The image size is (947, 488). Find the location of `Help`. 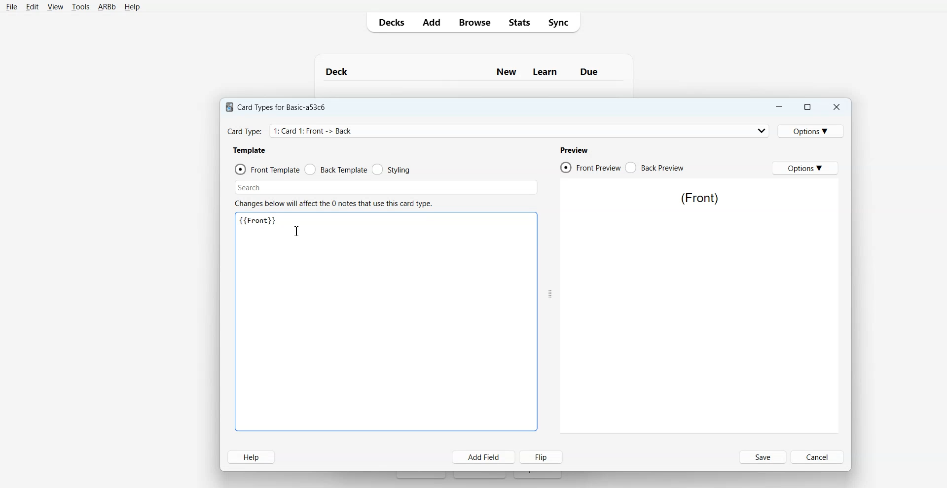

Help is located at coordinates (251, 457).